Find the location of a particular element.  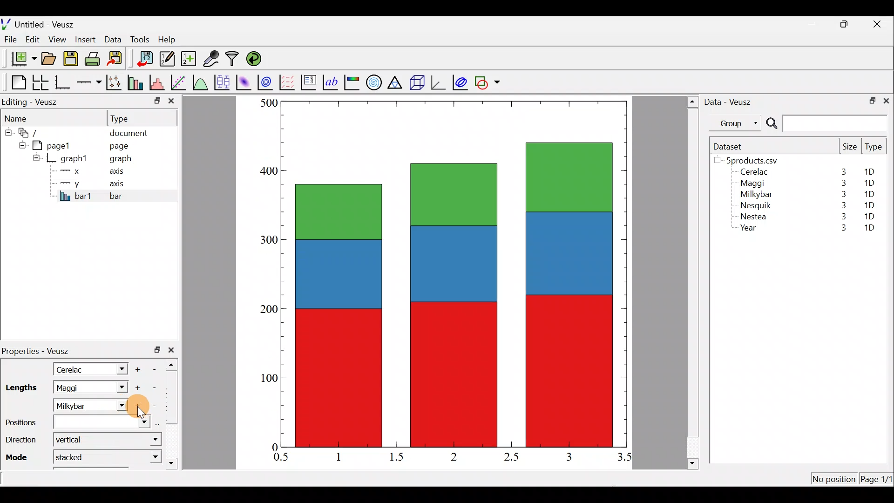

Image color bar is located at coordinates (352, 82).